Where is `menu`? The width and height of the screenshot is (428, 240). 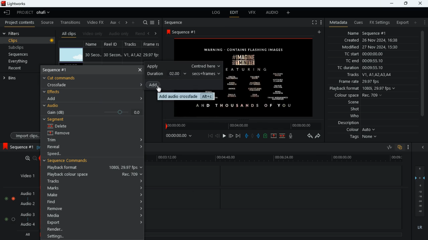
menu is located at coordinates (159, 23).